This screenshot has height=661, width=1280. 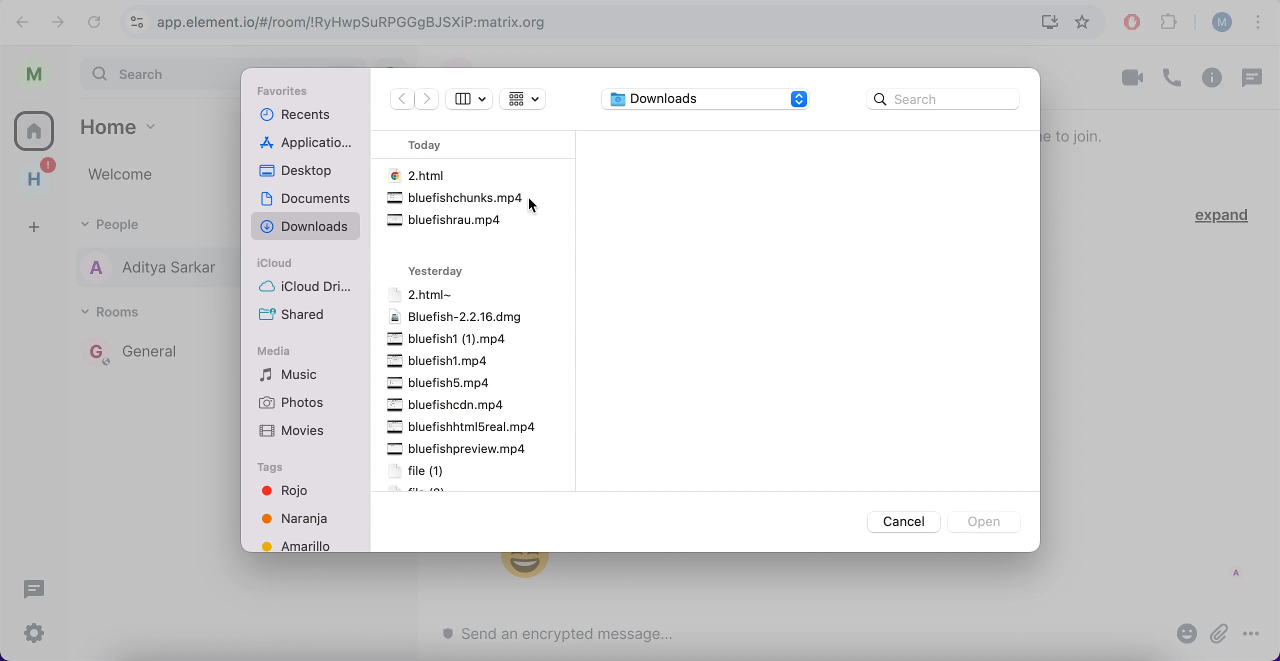 What do you see at coordinates (145, 316) in the screenshot?
I see `rooms` at bounding box center [145, 316].